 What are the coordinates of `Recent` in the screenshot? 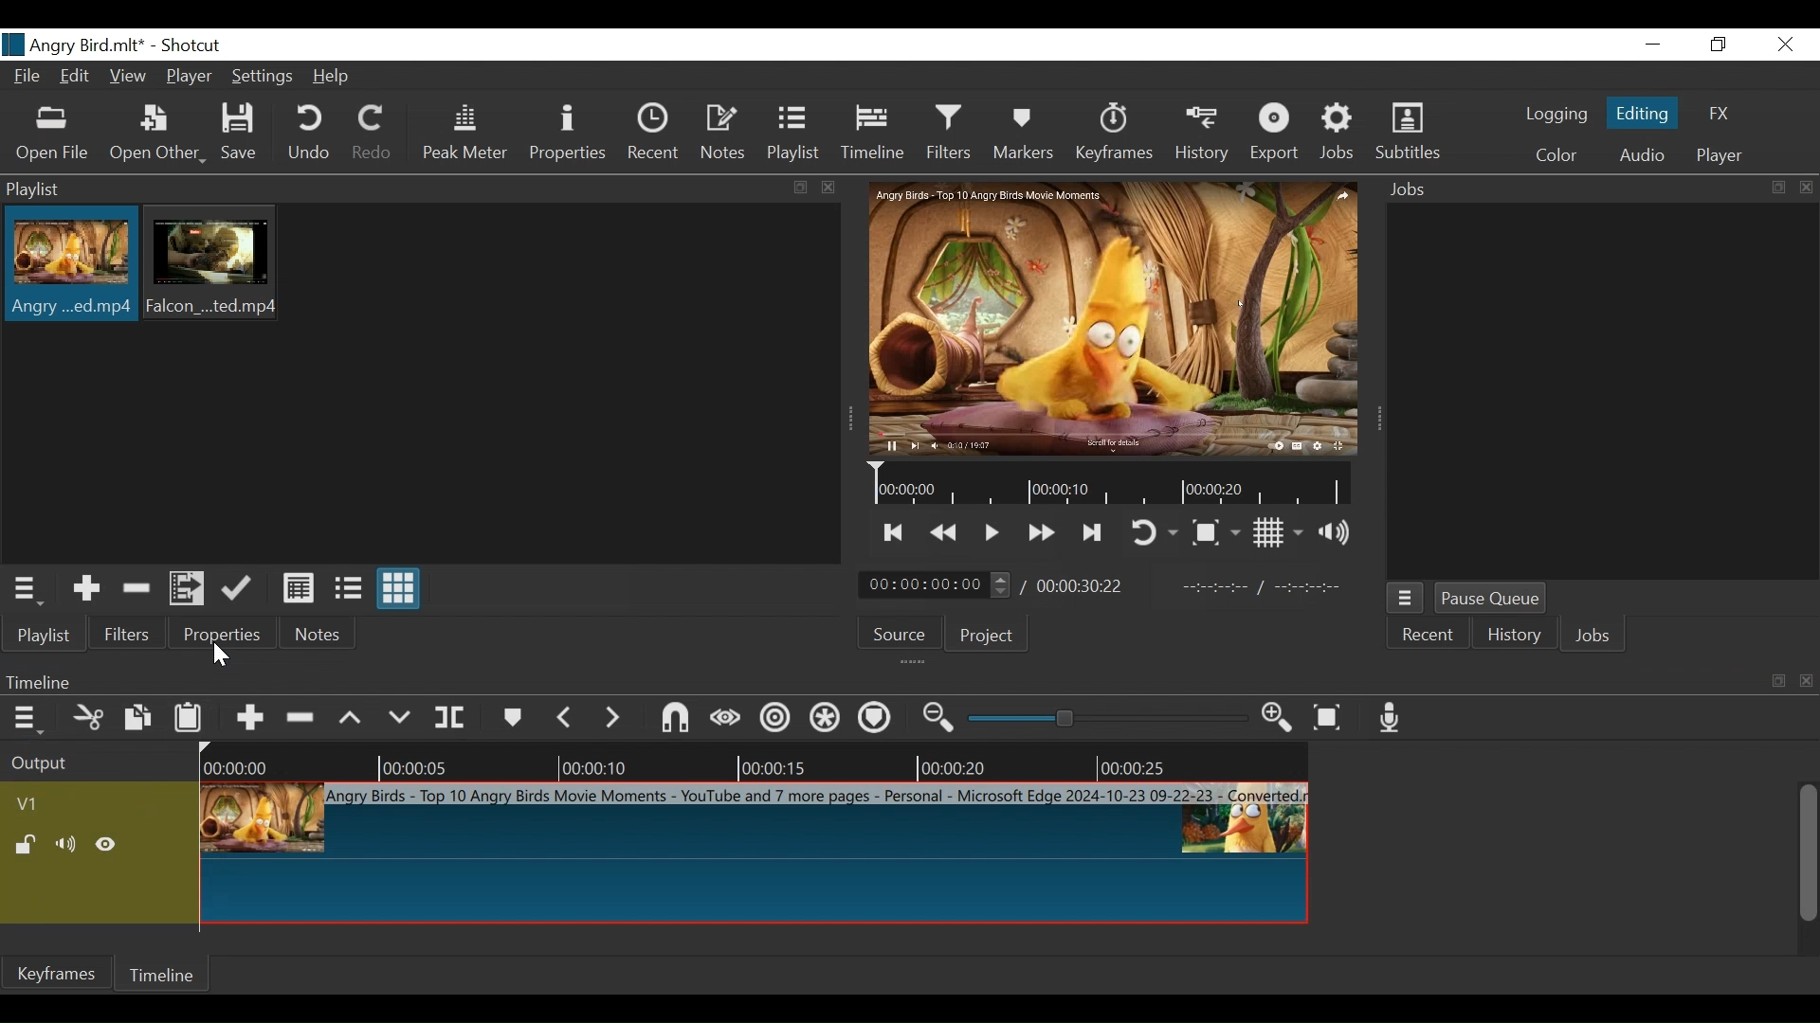 It's located at (1429, 634).